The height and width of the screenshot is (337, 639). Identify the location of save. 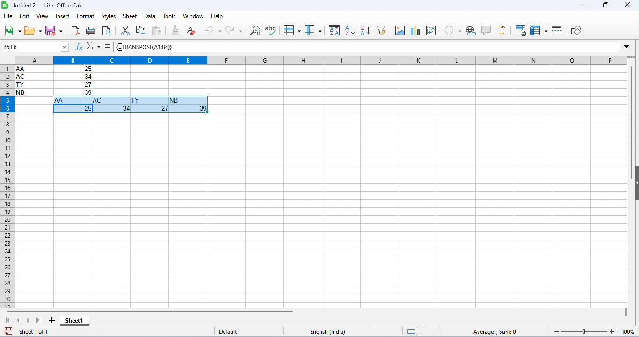
(54, 30).